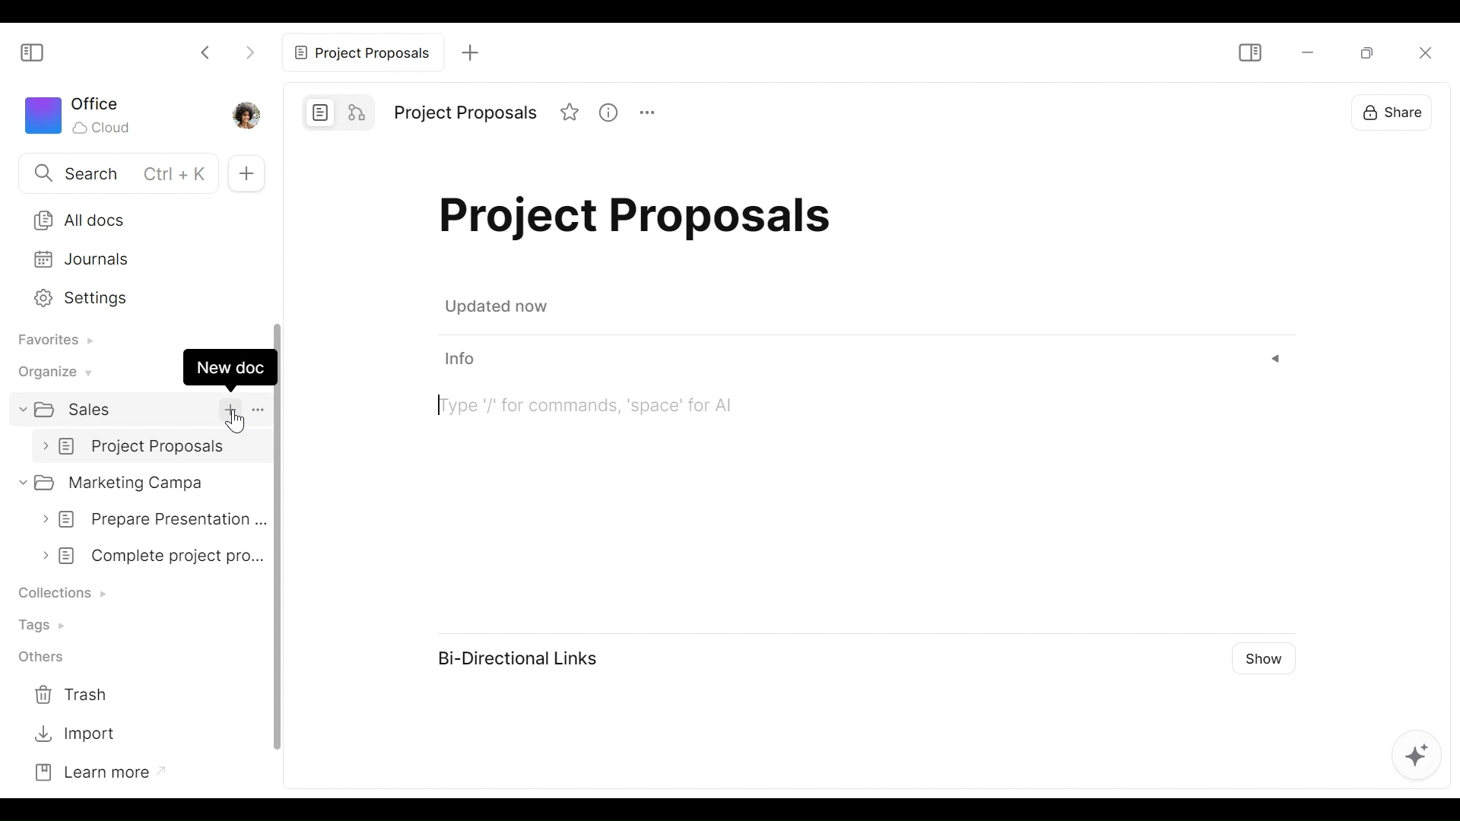  I want to click on Workspace, so click(81, 116).